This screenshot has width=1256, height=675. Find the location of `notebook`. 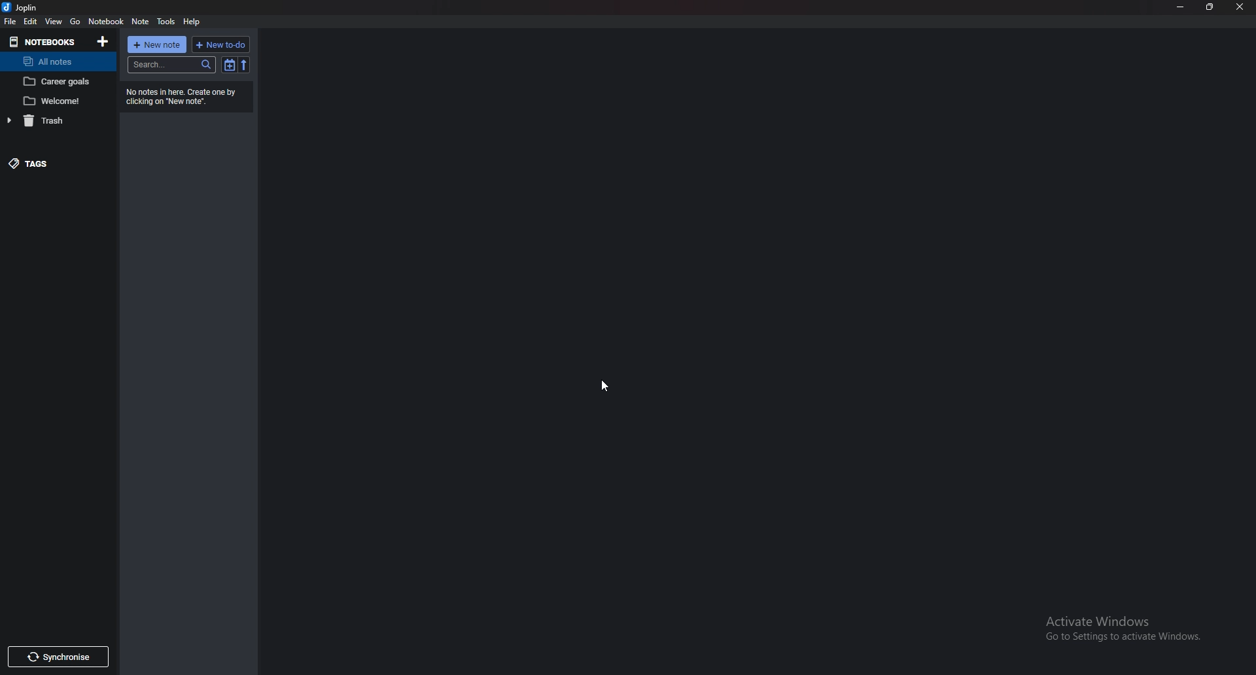

notebook is located at coordinates (58, 100).